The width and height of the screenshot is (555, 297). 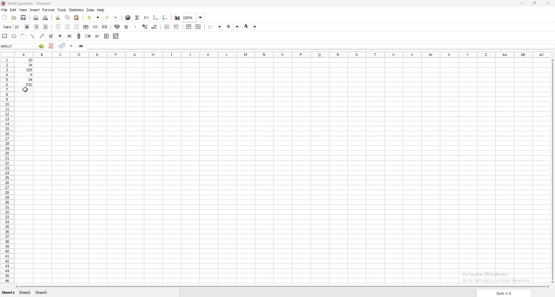 What do you see at coordinates (23, 10) in the screenshot?
I see `view` at bounding box center [23, 10].